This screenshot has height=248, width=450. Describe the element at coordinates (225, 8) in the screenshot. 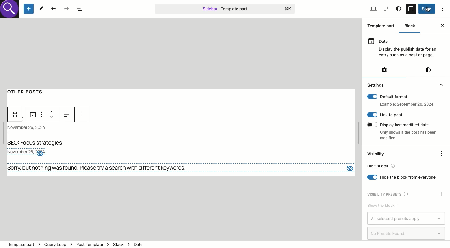

I see `Template part` at that location.